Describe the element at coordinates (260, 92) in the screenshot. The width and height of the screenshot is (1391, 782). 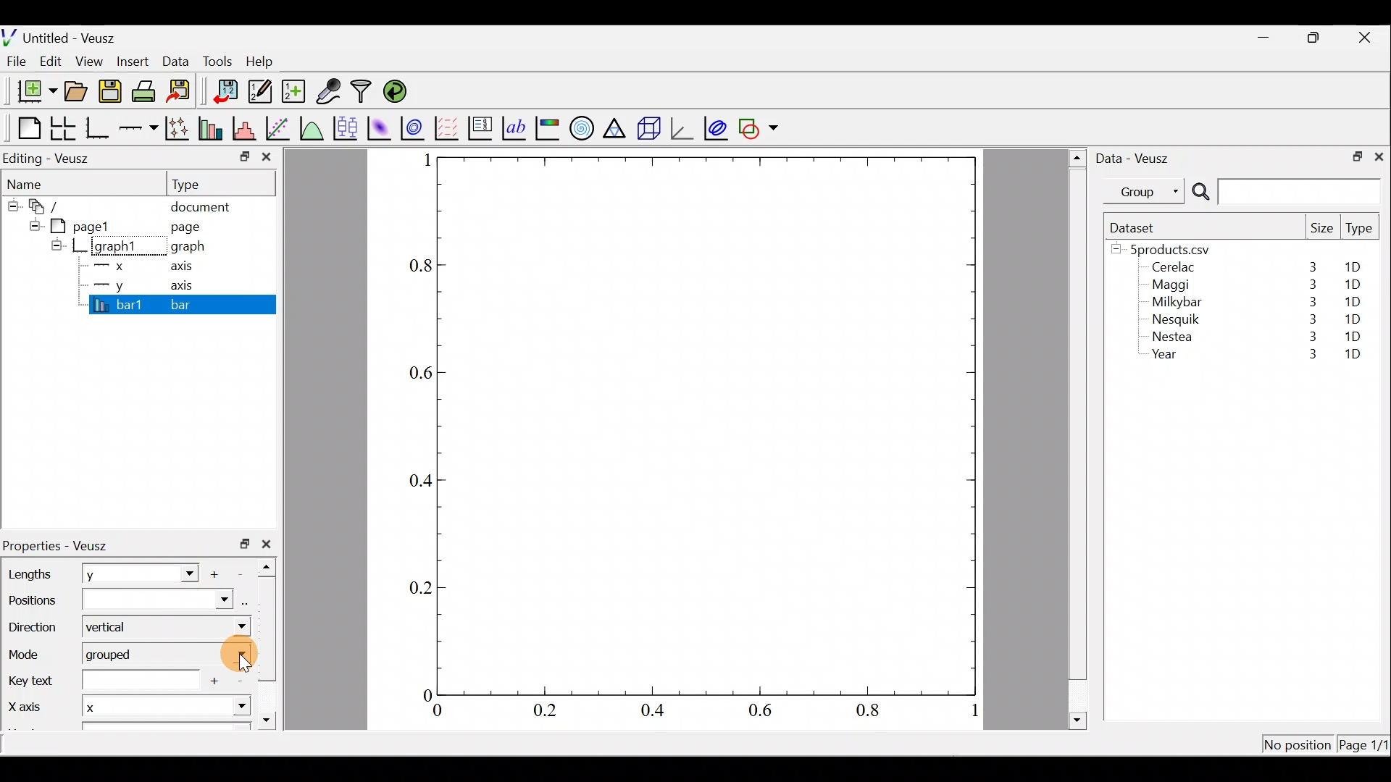
I see `Edit and enter new datasets` at that location.